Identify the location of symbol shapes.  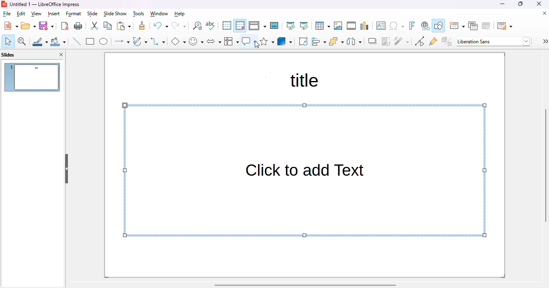
(196, 41).